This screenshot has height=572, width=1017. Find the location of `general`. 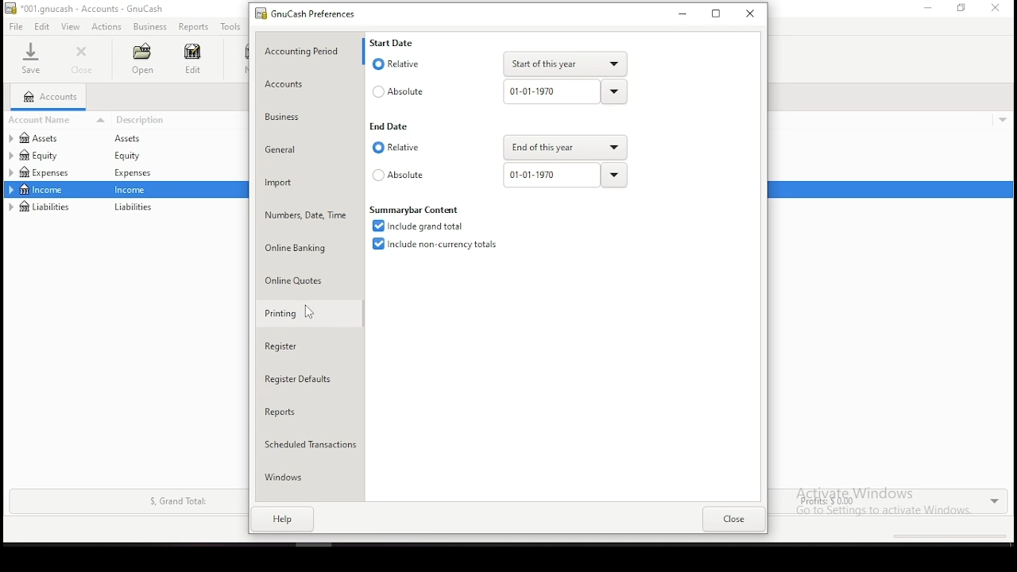

general is located at coordinates (286, 150).